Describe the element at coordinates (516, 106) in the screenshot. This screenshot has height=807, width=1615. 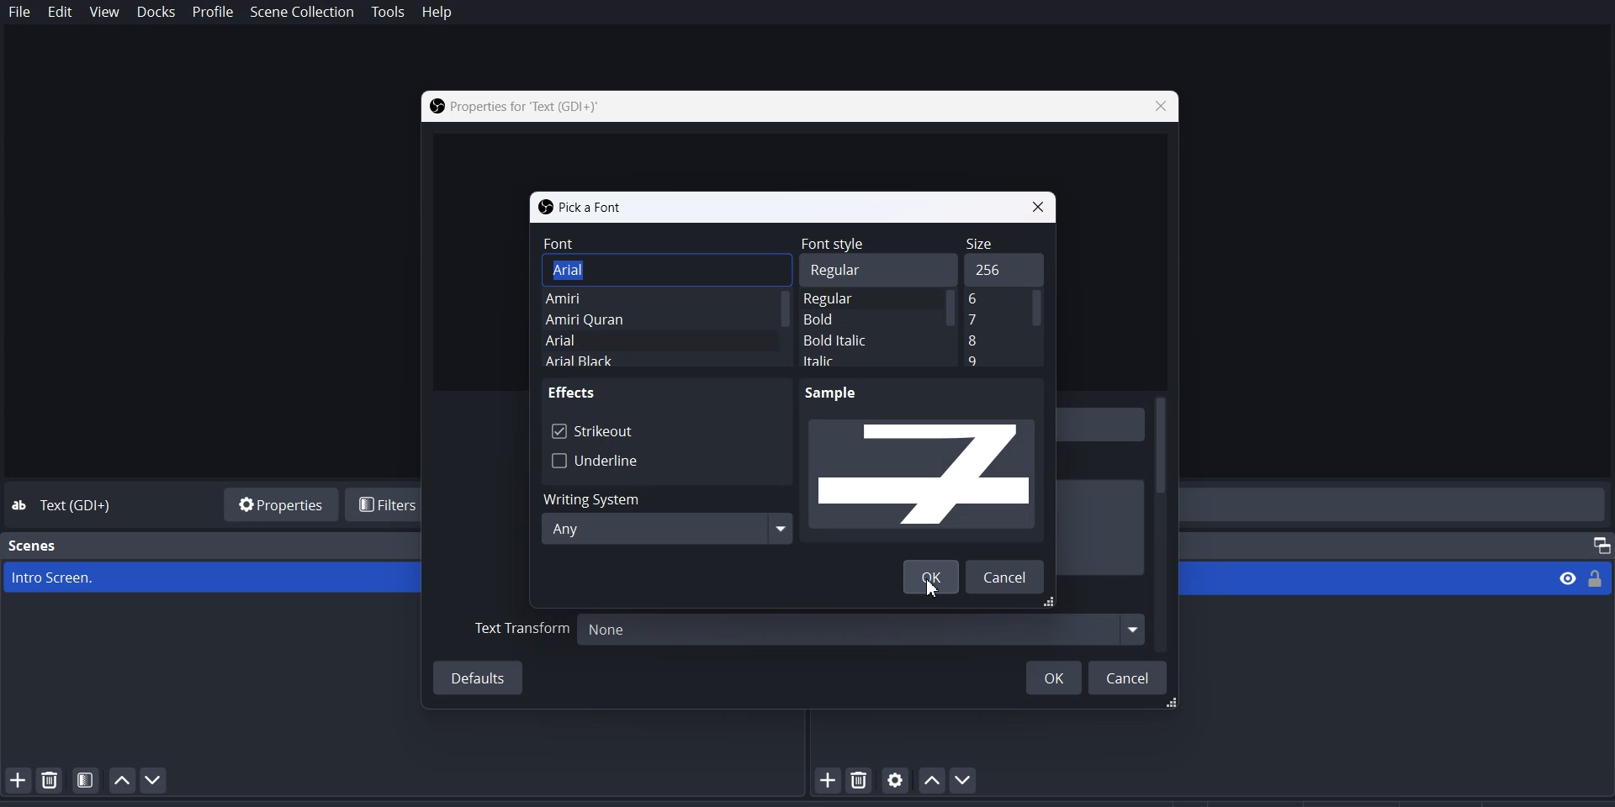
I see `Properties for Text (GDI+)` at that location.